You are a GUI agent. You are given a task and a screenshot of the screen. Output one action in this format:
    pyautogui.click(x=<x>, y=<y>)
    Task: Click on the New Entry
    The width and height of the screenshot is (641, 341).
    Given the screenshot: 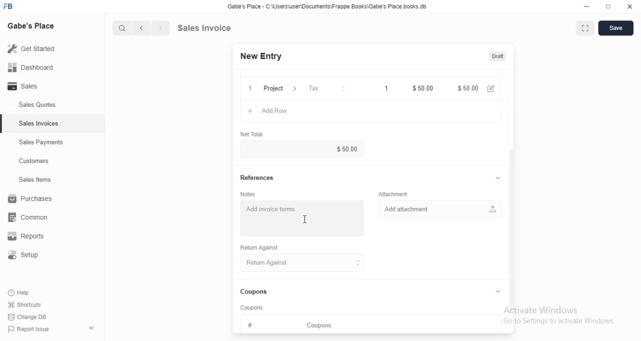 What is the action you would take?
    pyautogui.click(x=264, y=56)
    